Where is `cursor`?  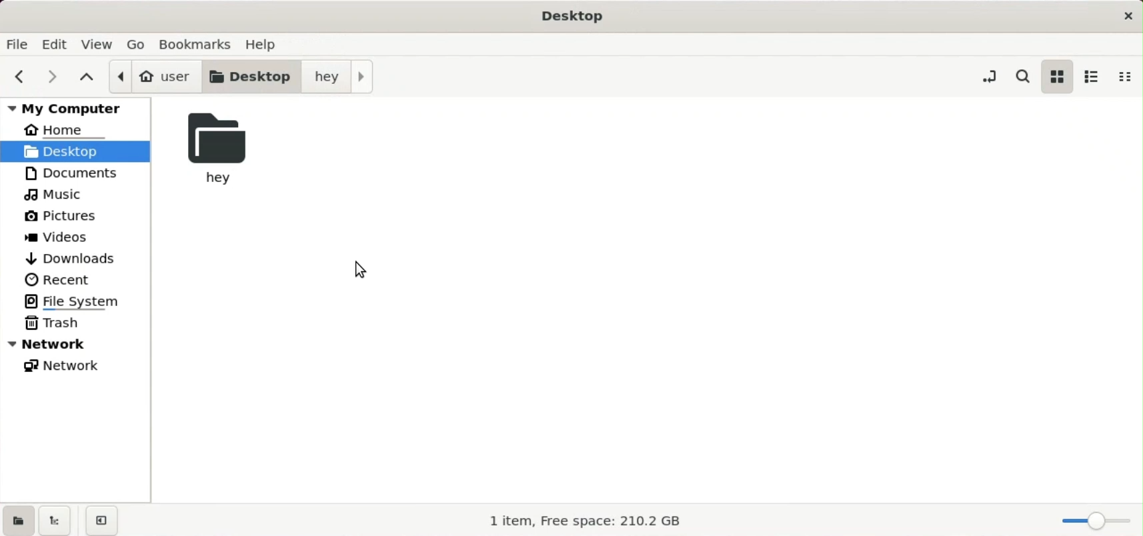 cursor is located at coordinates (361, 269).